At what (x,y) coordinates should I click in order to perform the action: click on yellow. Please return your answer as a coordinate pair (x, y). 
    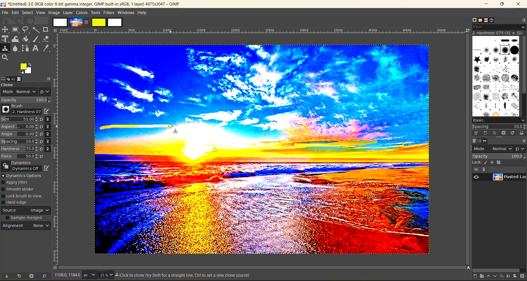
    Looking at the image, I should click on (99, 22).